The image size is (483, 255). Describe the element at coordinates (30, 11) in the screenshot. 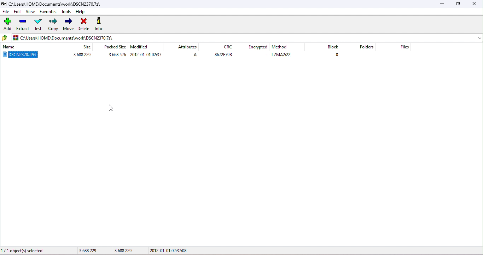

I see `view` at that location.